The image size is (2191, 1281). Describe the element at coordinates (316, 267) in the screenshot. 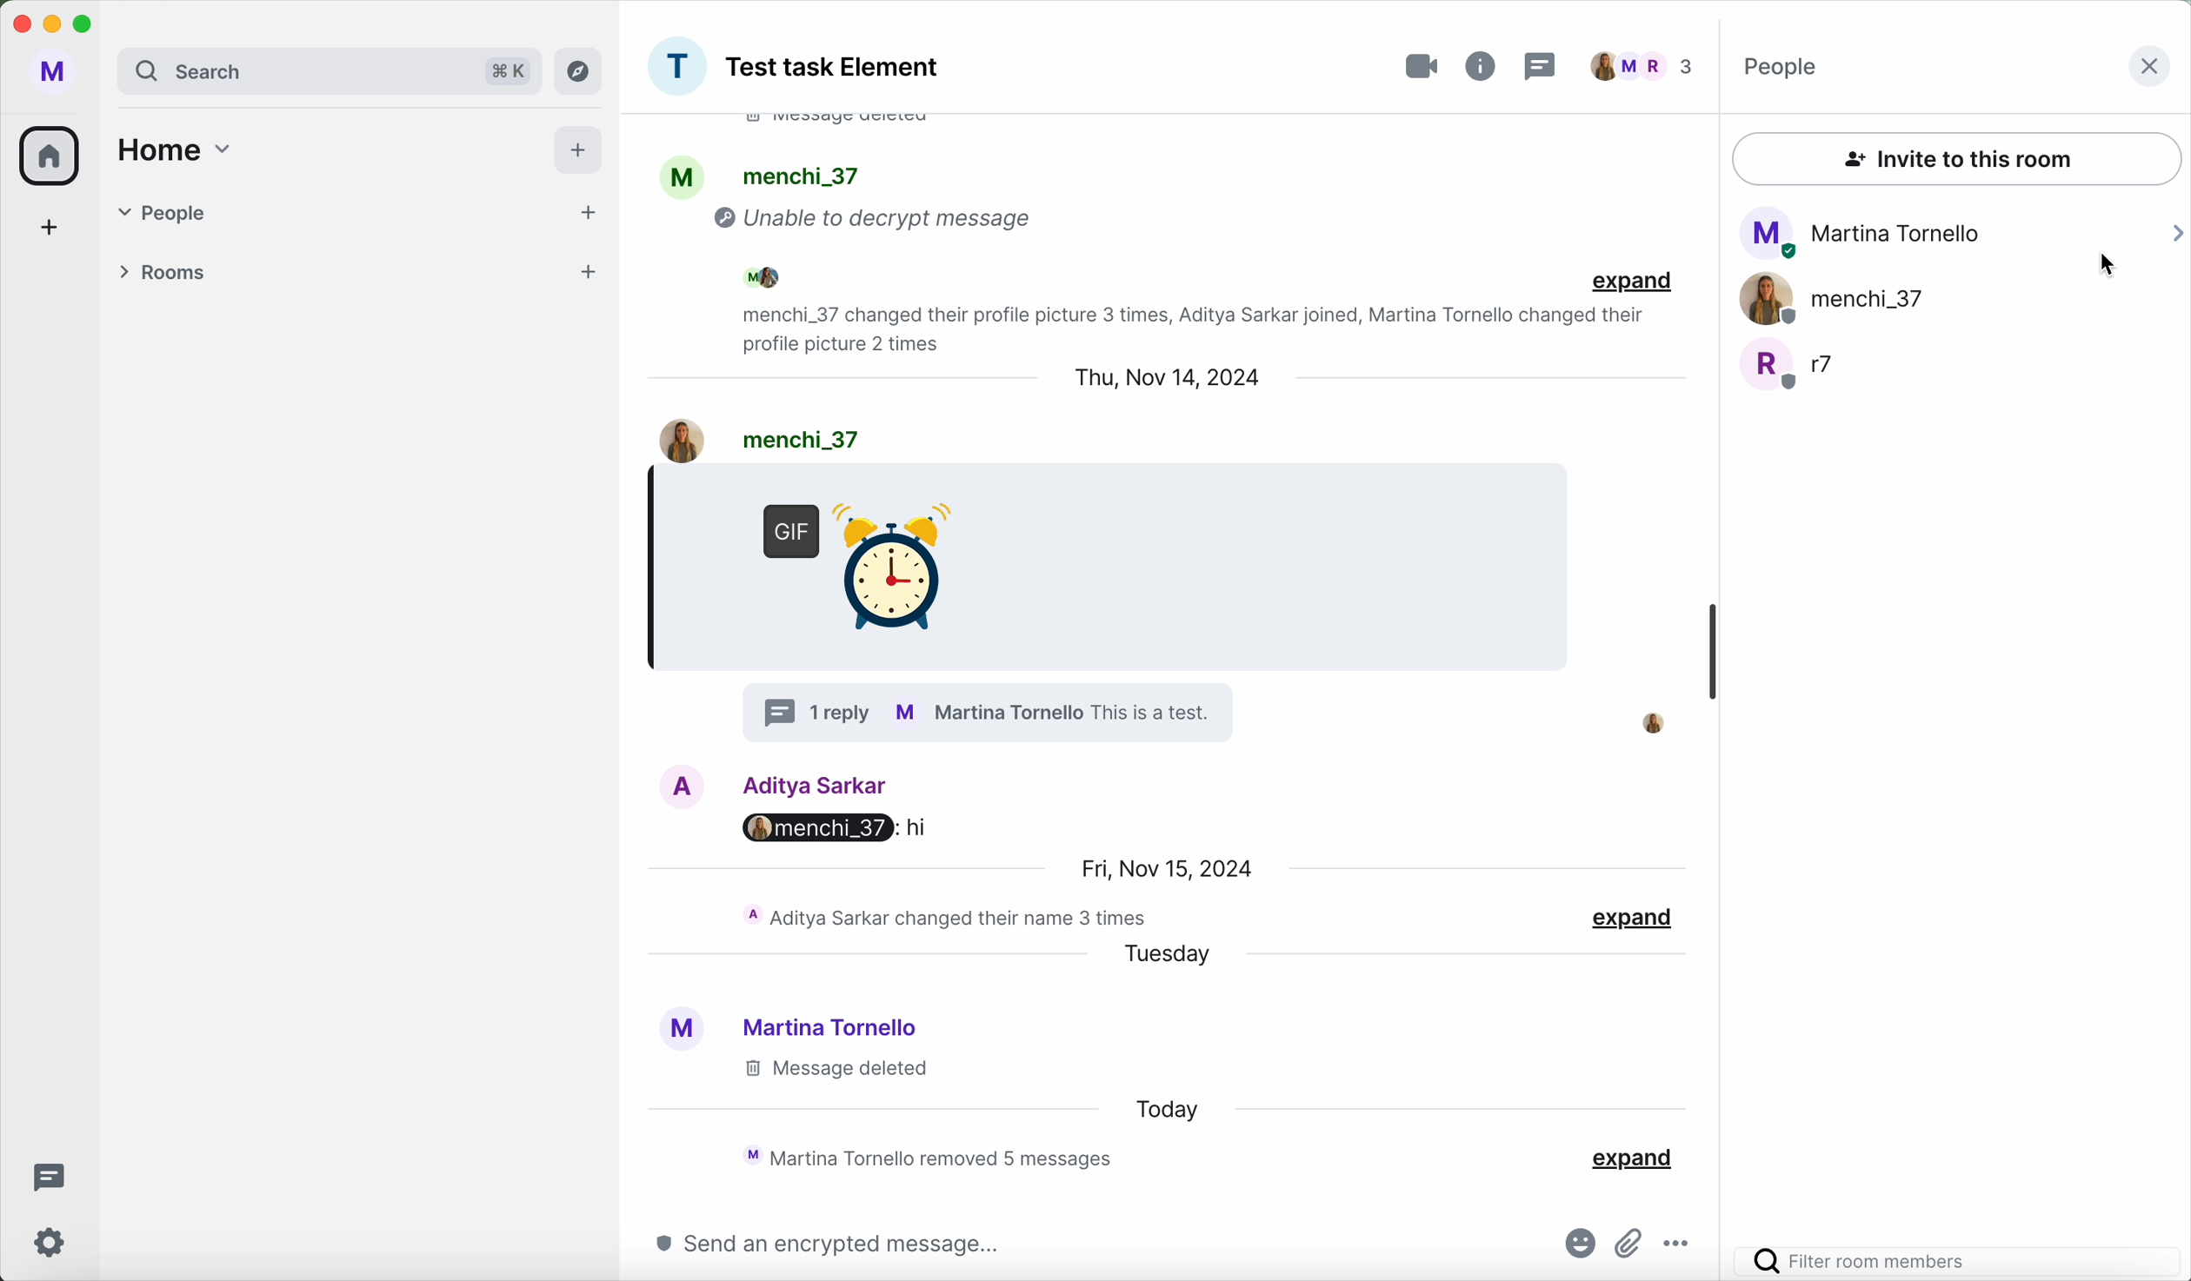

I see `rooms` at that location.